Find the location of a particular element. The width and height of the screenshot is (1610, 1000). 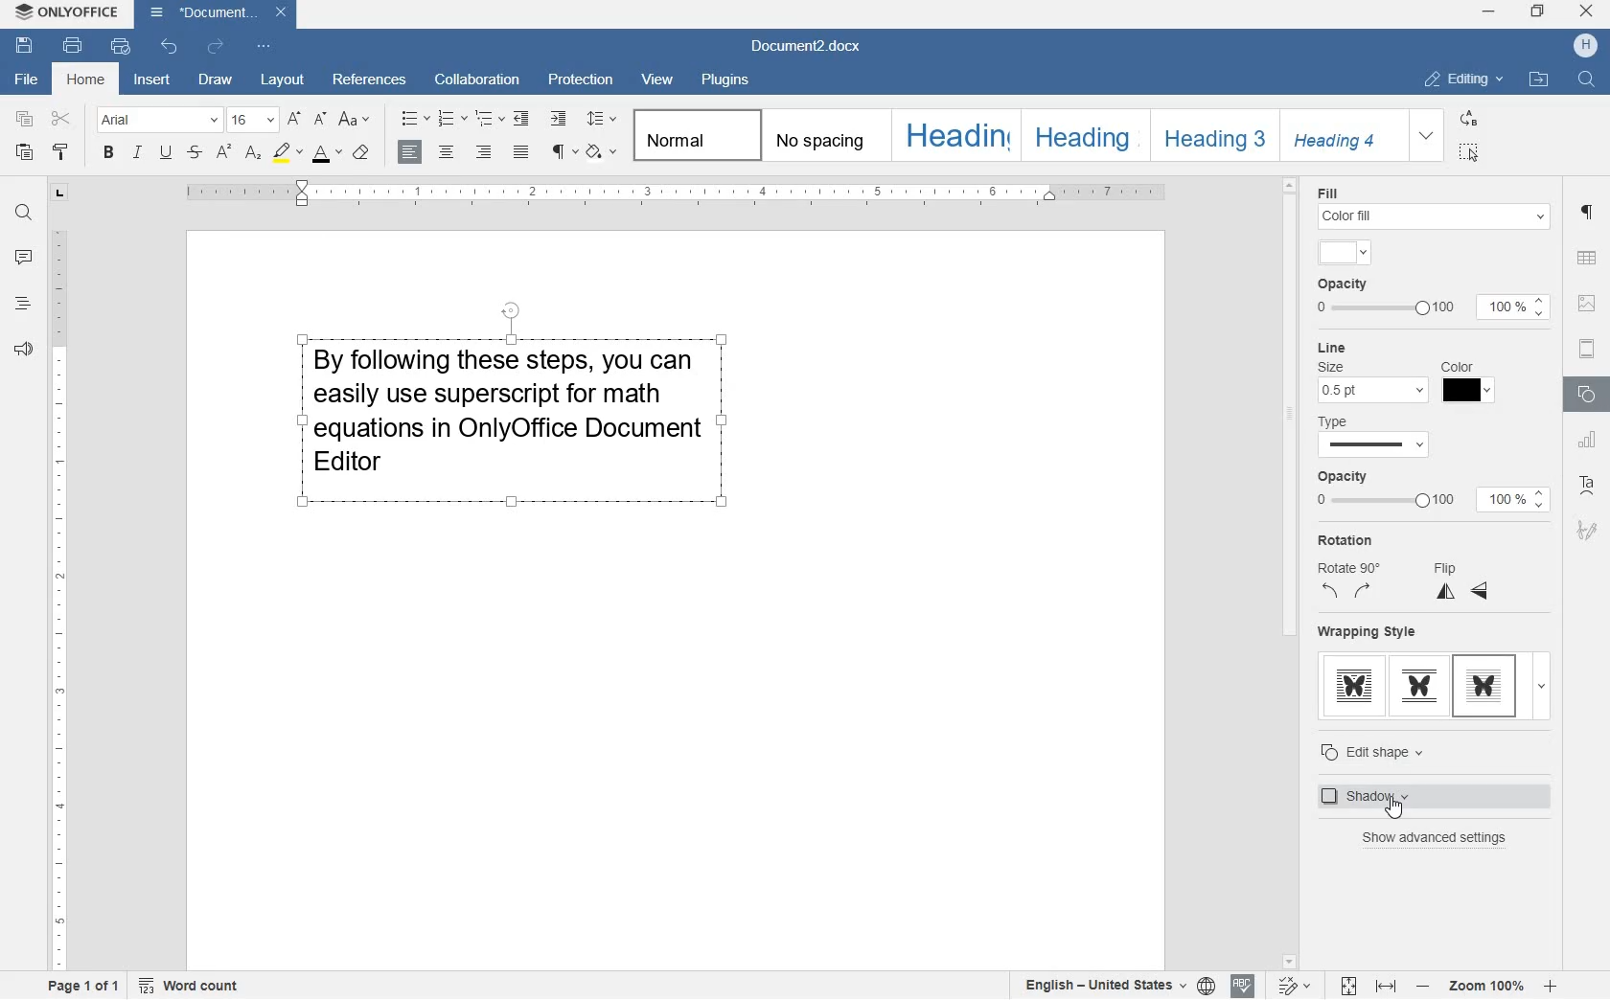

ruler is located at coordinates (57, 600).